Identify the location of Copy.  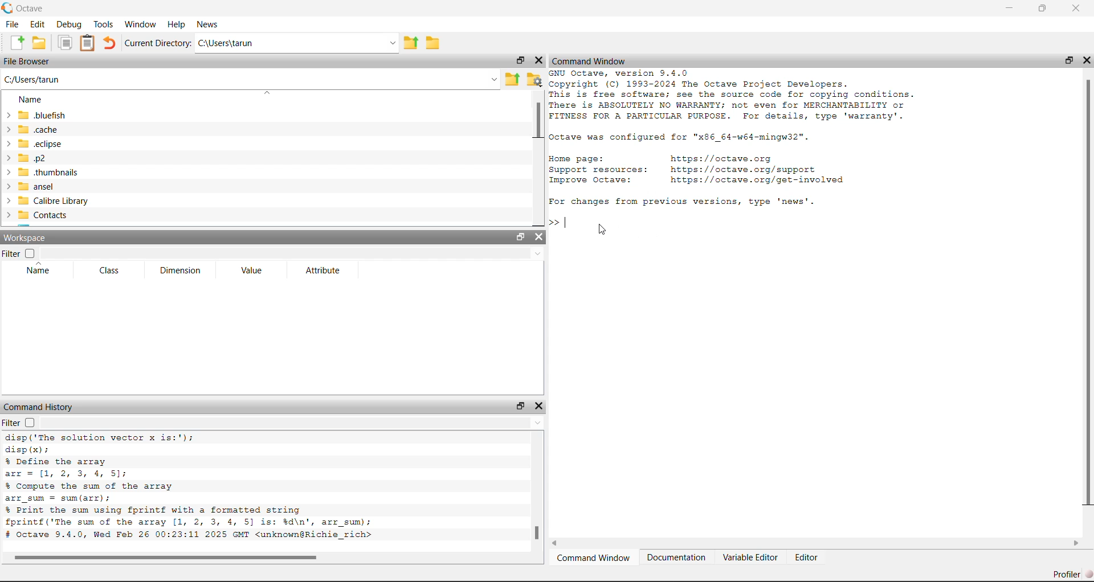
(66, 43).